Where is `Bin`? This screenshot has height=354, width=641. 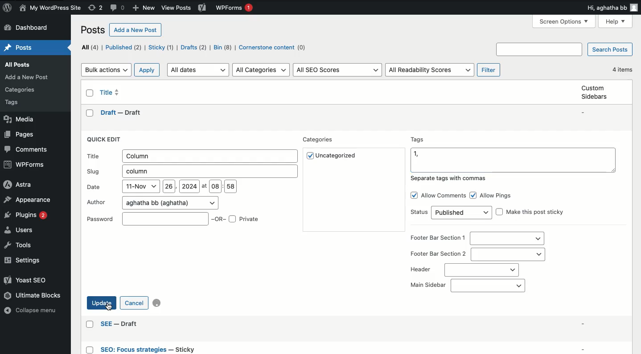
Bin is located at coordinates (223, 48).